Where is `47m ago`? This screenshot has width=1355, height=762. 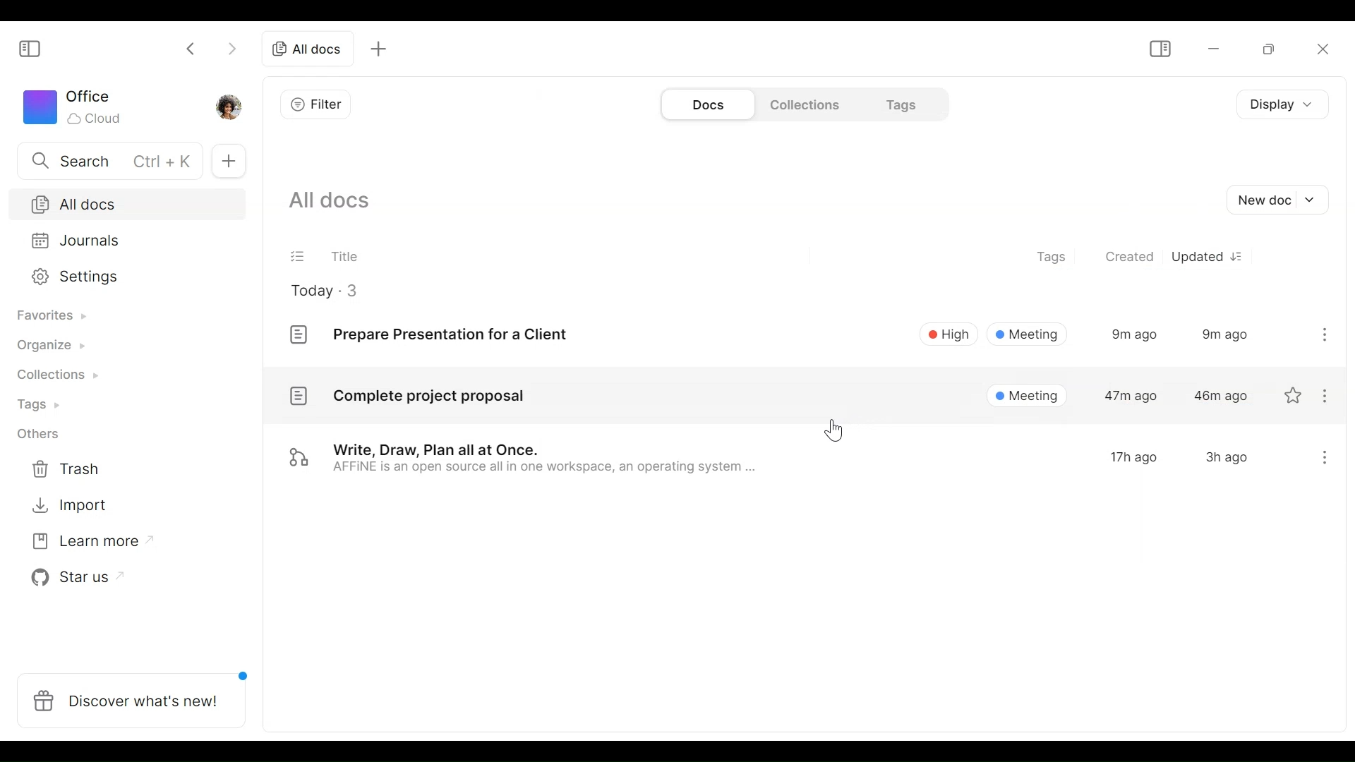 47m ago is located at coordinates (1132, 396).